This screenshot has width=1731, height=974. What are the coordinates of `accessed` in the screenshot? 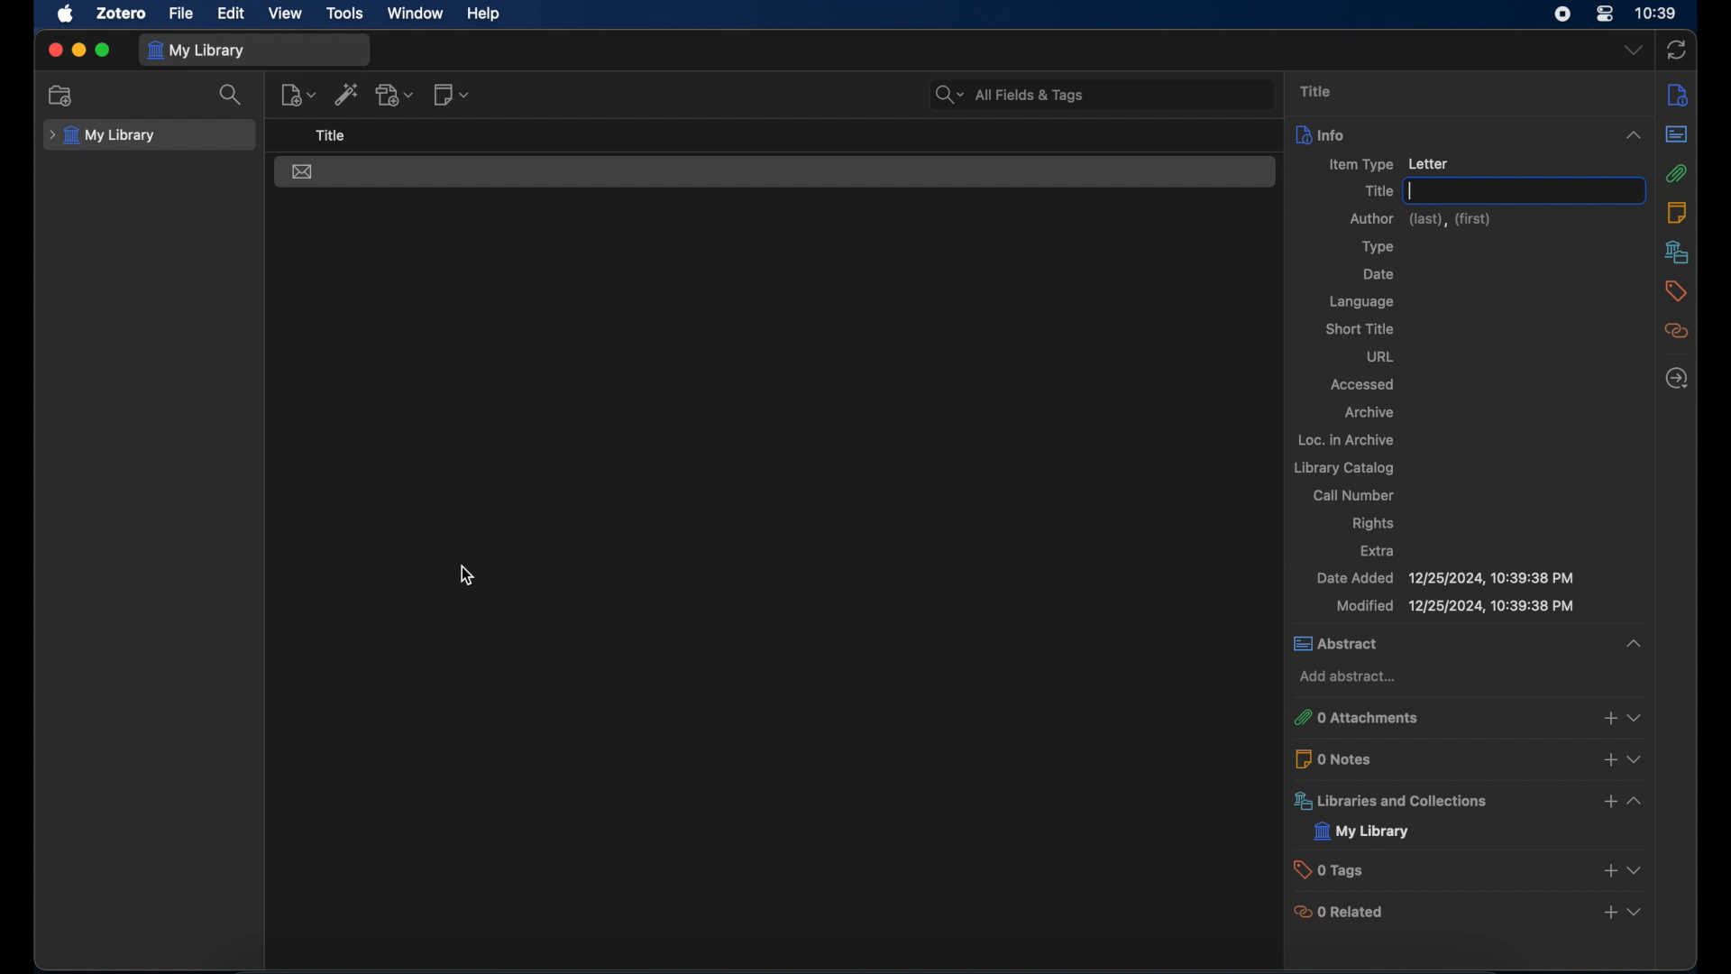 It's located at (1365, 384).